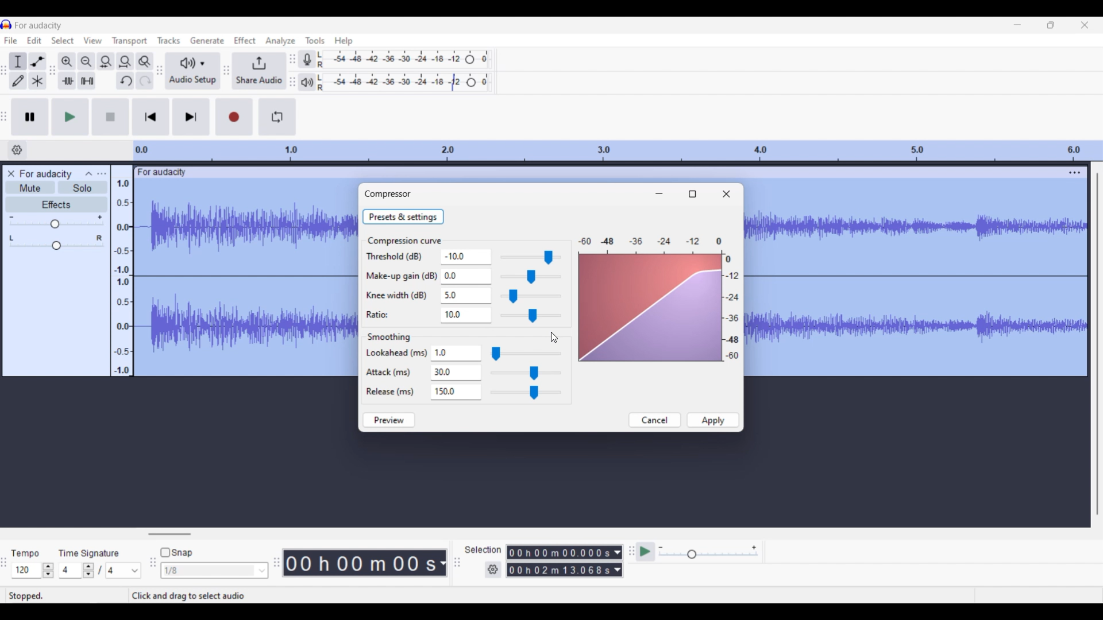 This screenshot has height=620, width=1103. Describe the element at coordinates (306, 83) in the screenshot. I see `Playback meter` at that location.